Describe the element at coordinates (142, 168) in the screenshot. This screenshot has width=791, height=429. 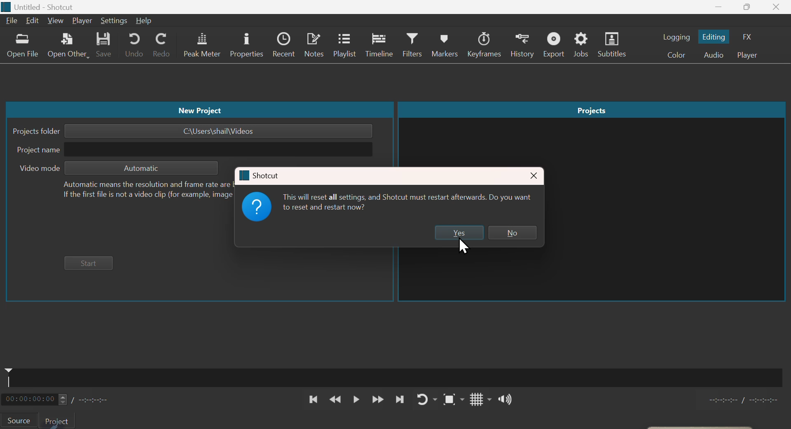
I see `Automatic` at that location.